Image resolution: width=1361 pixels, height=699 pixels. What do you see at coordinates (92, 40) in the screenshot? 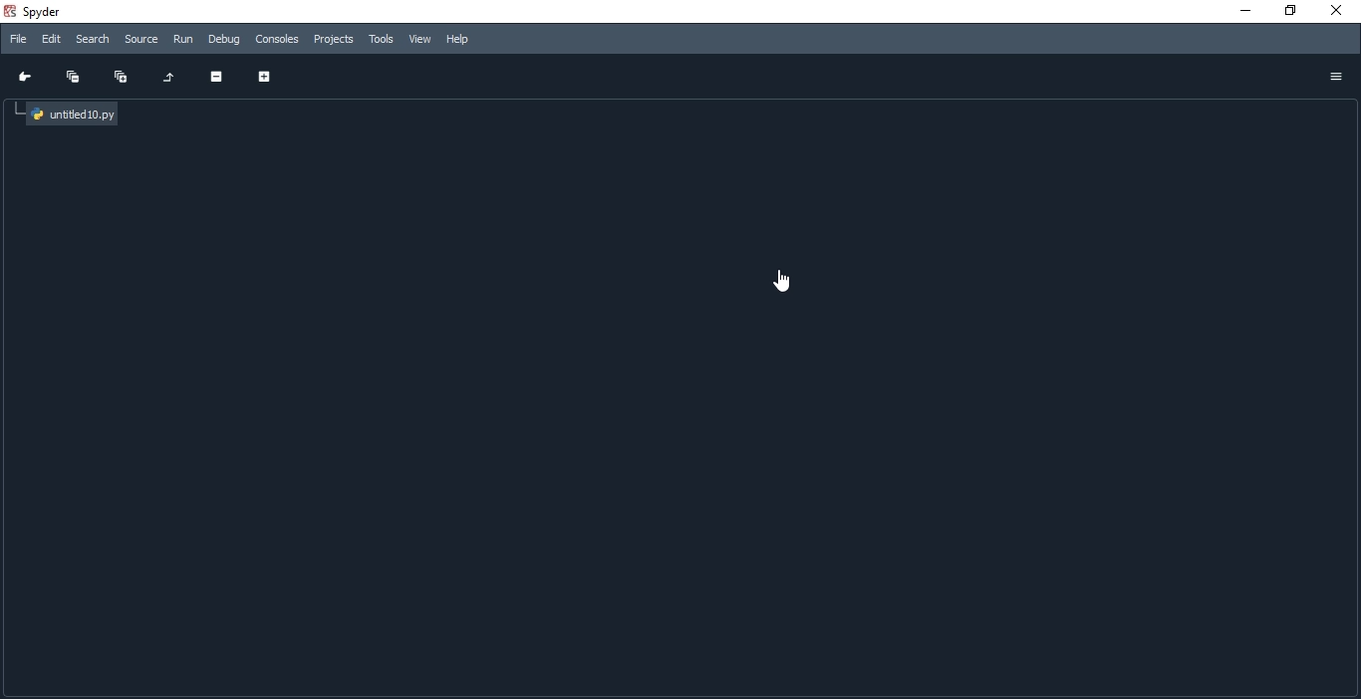
I see `Search` at bounding box center [92, 40].